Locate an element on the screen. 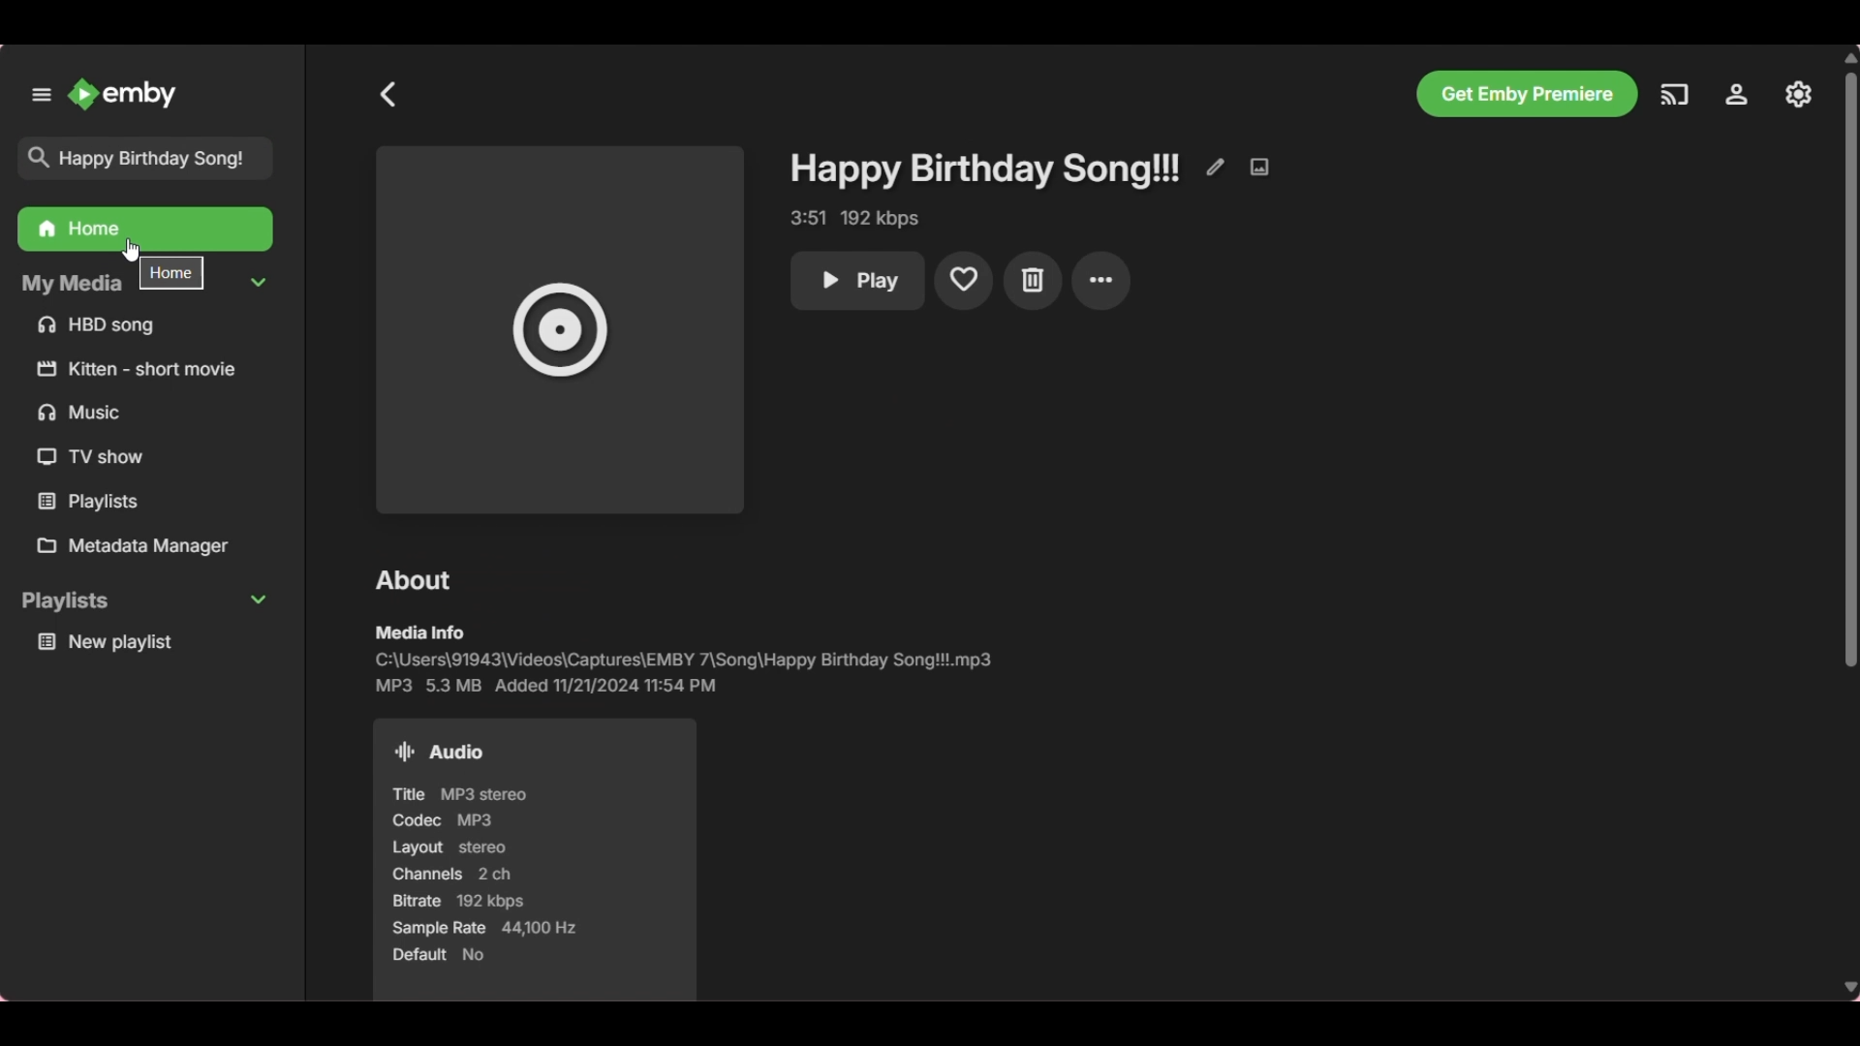 The image size is (1860, 1046). Happy birthday song is located at coordinates (139, 158).